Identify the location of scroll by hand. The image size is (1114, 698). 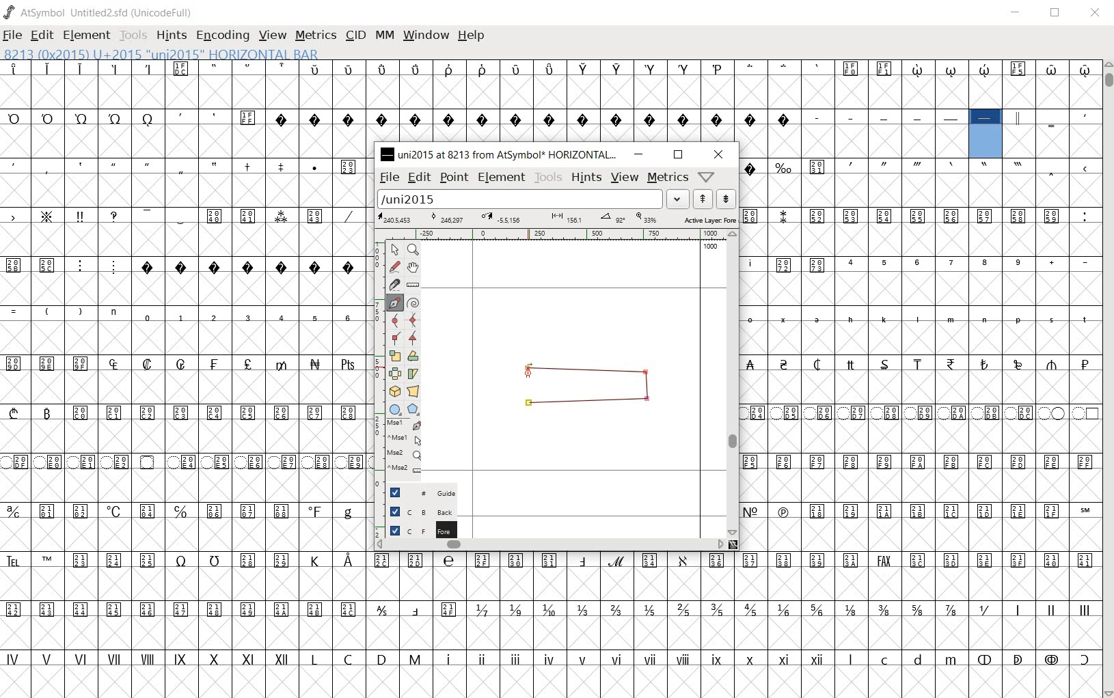
(412, 267).